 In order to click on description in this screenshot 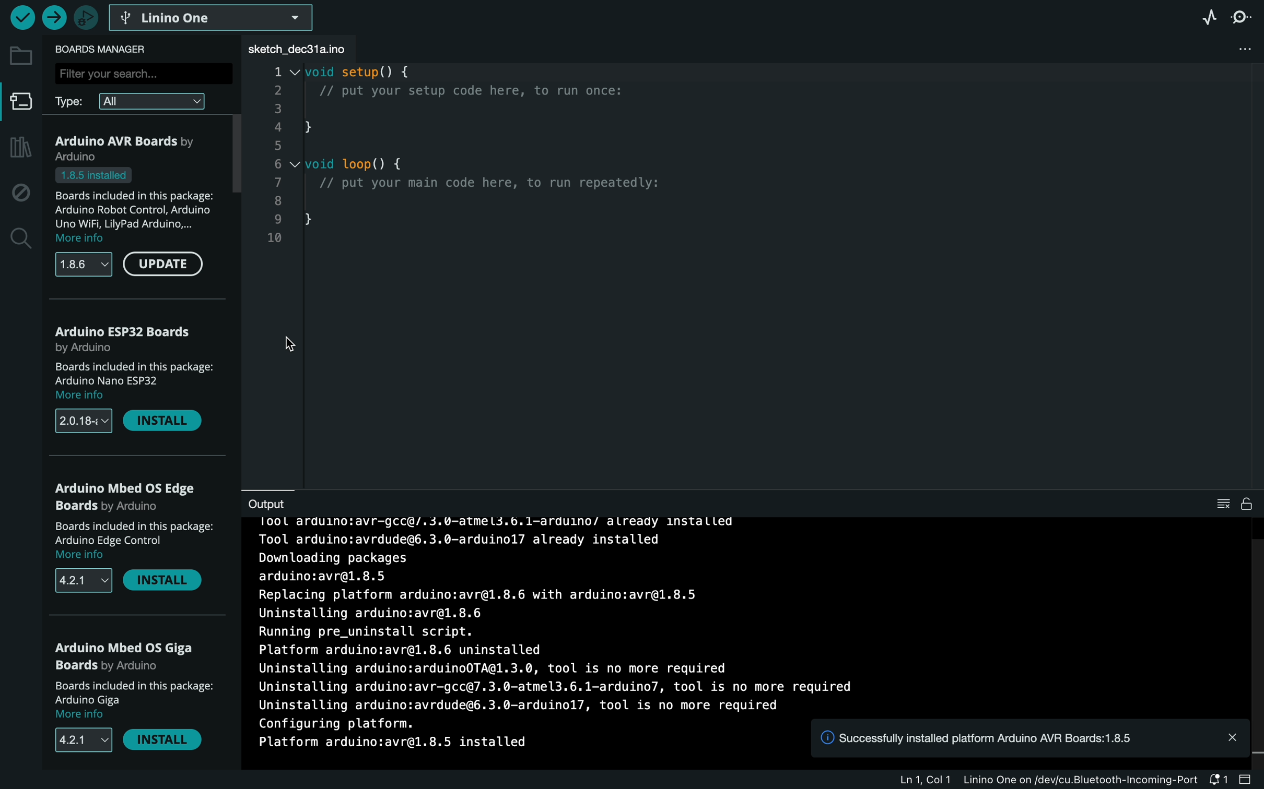, I will do `click(137, 542)`.